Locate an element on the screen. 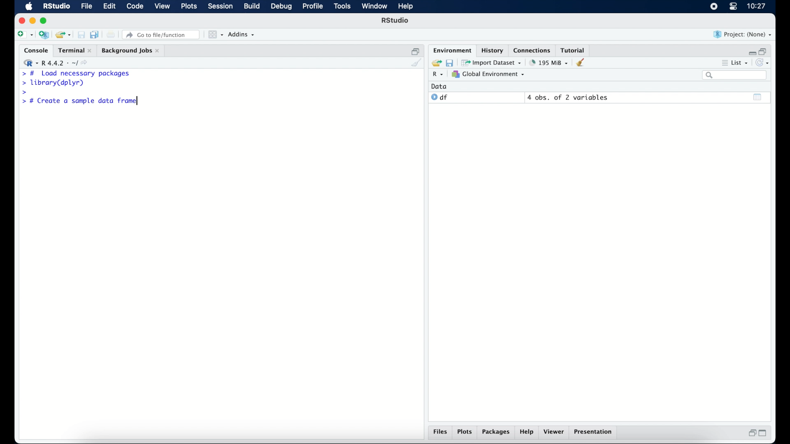 The width and height of the screenshot is (790, 444). files is located at coordinates (440, 433).